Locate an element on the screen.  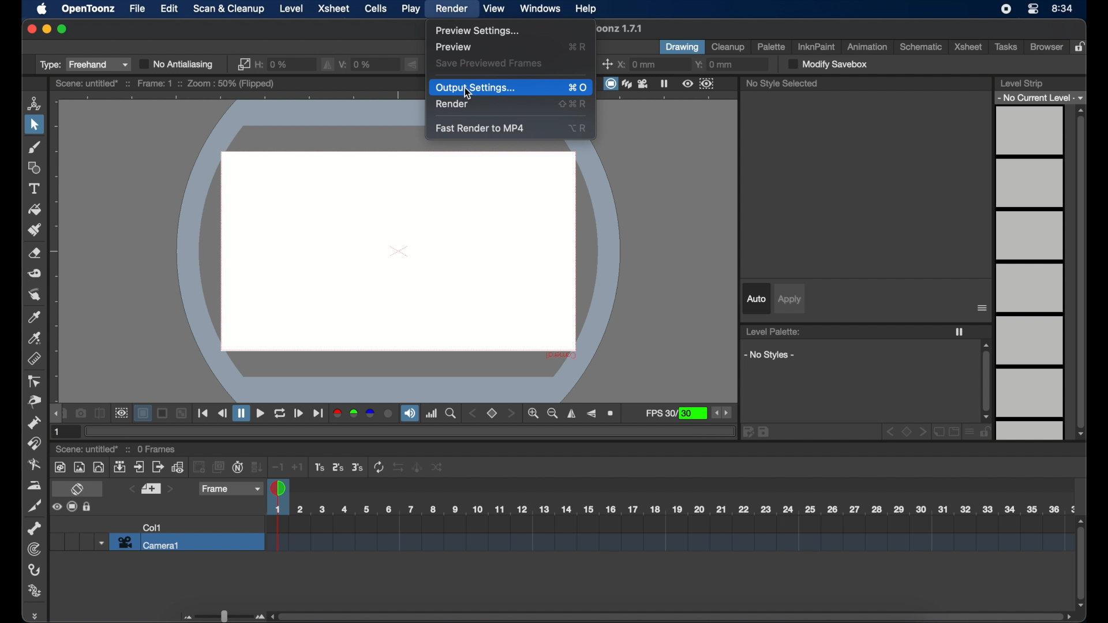
no current level is located at coordinates (1042, 97).